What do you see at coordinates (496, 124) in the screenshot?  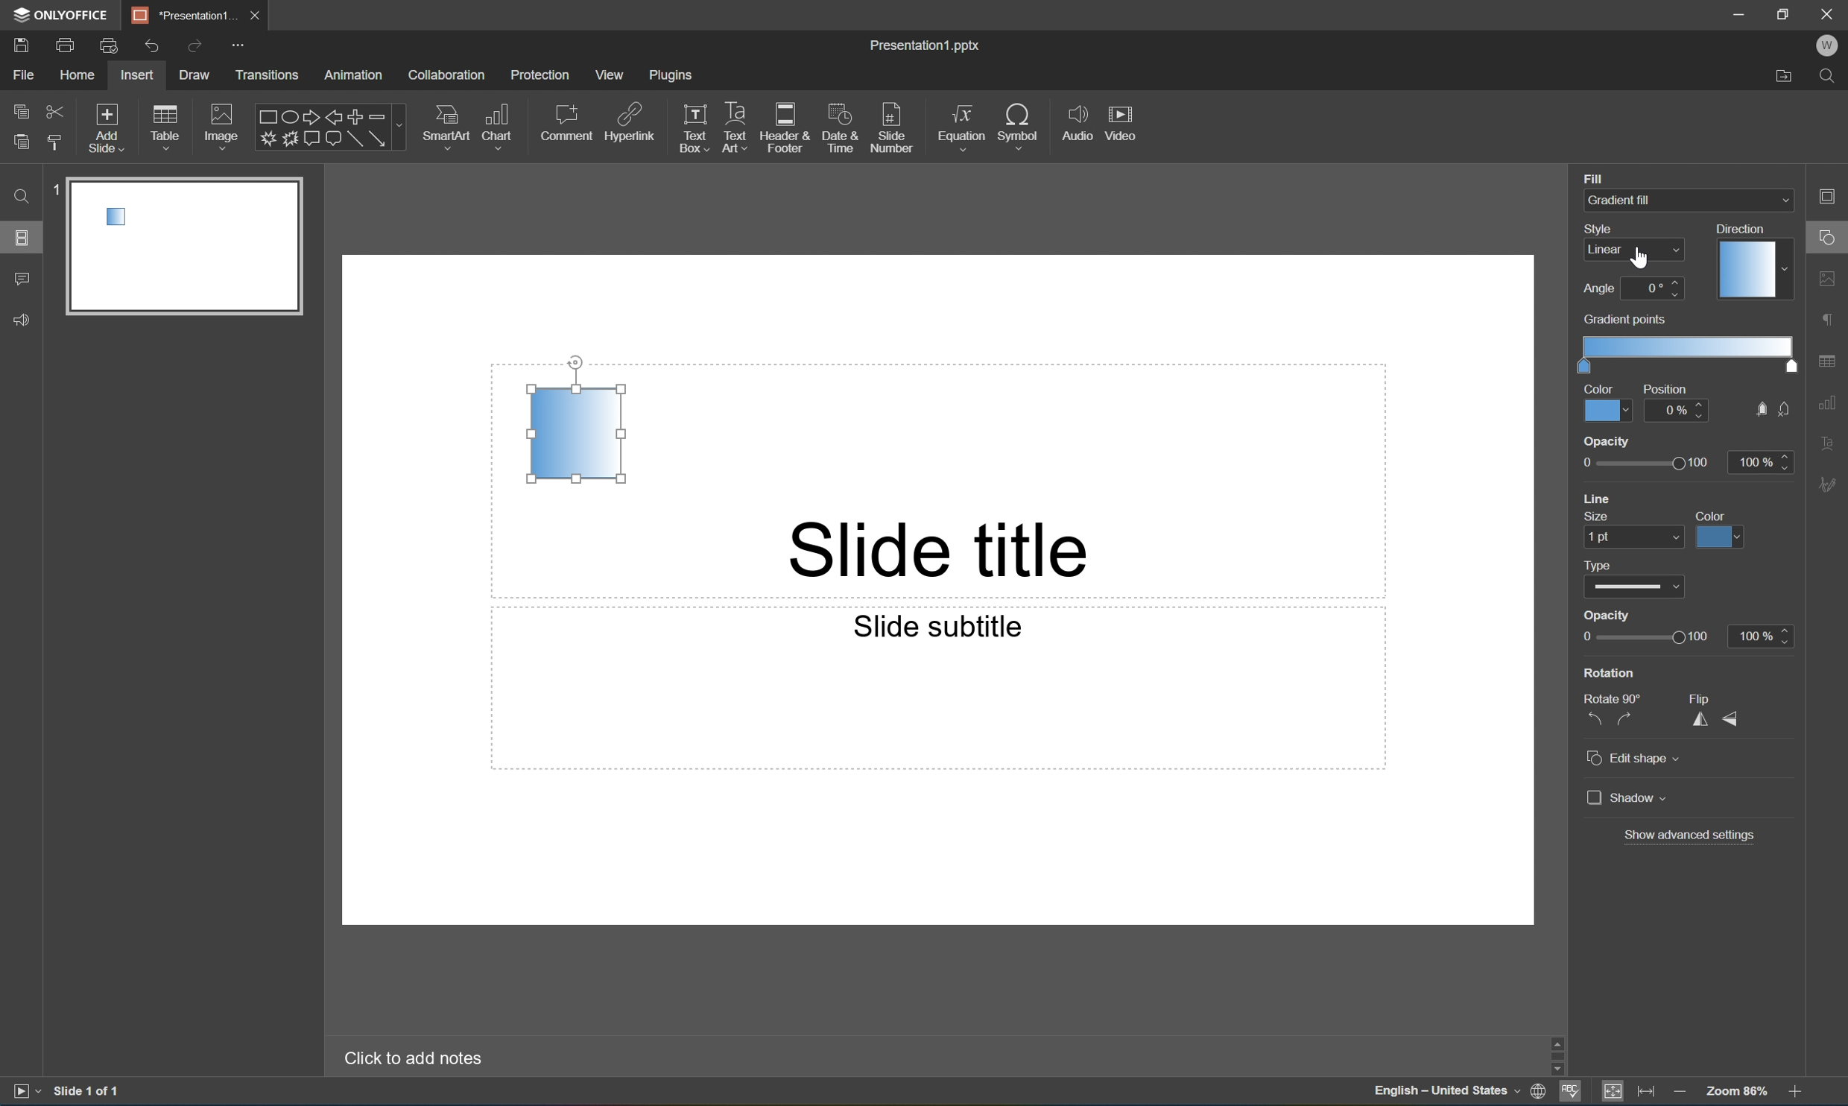 I see `Chart` at bounding box center [496, 124].